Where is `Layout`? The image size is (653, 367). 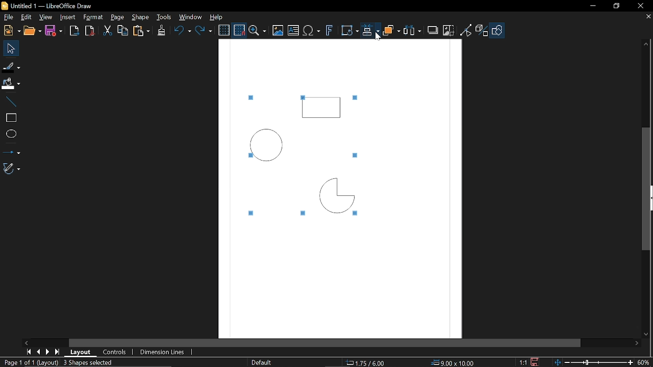
Layout is located at coordinates (80, 352).